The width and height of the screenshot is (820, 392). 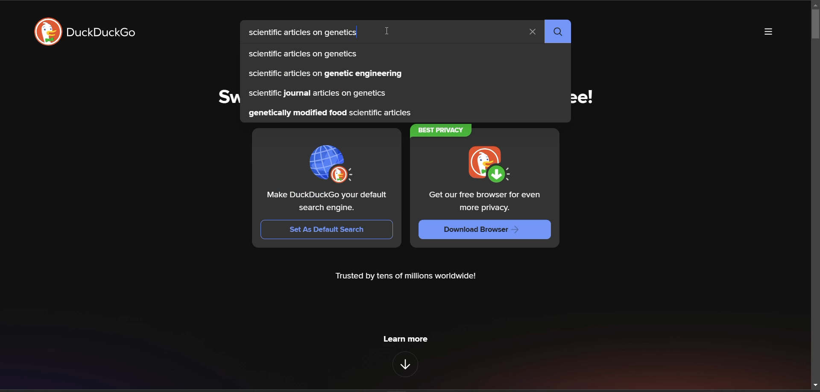 What do you see at coordinates (407, 278) in the screenshot?
I see `Trusted by tens of millions worldwide!` at bounding box center [407, 278].